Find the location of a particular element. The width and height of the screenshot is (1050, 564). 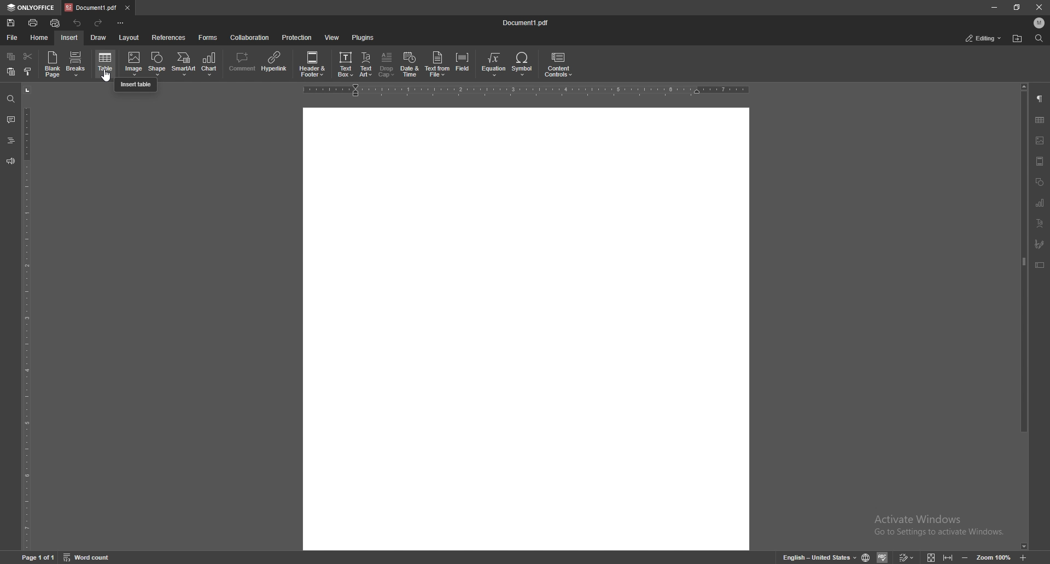

table is located at coordinates (1041, 120).